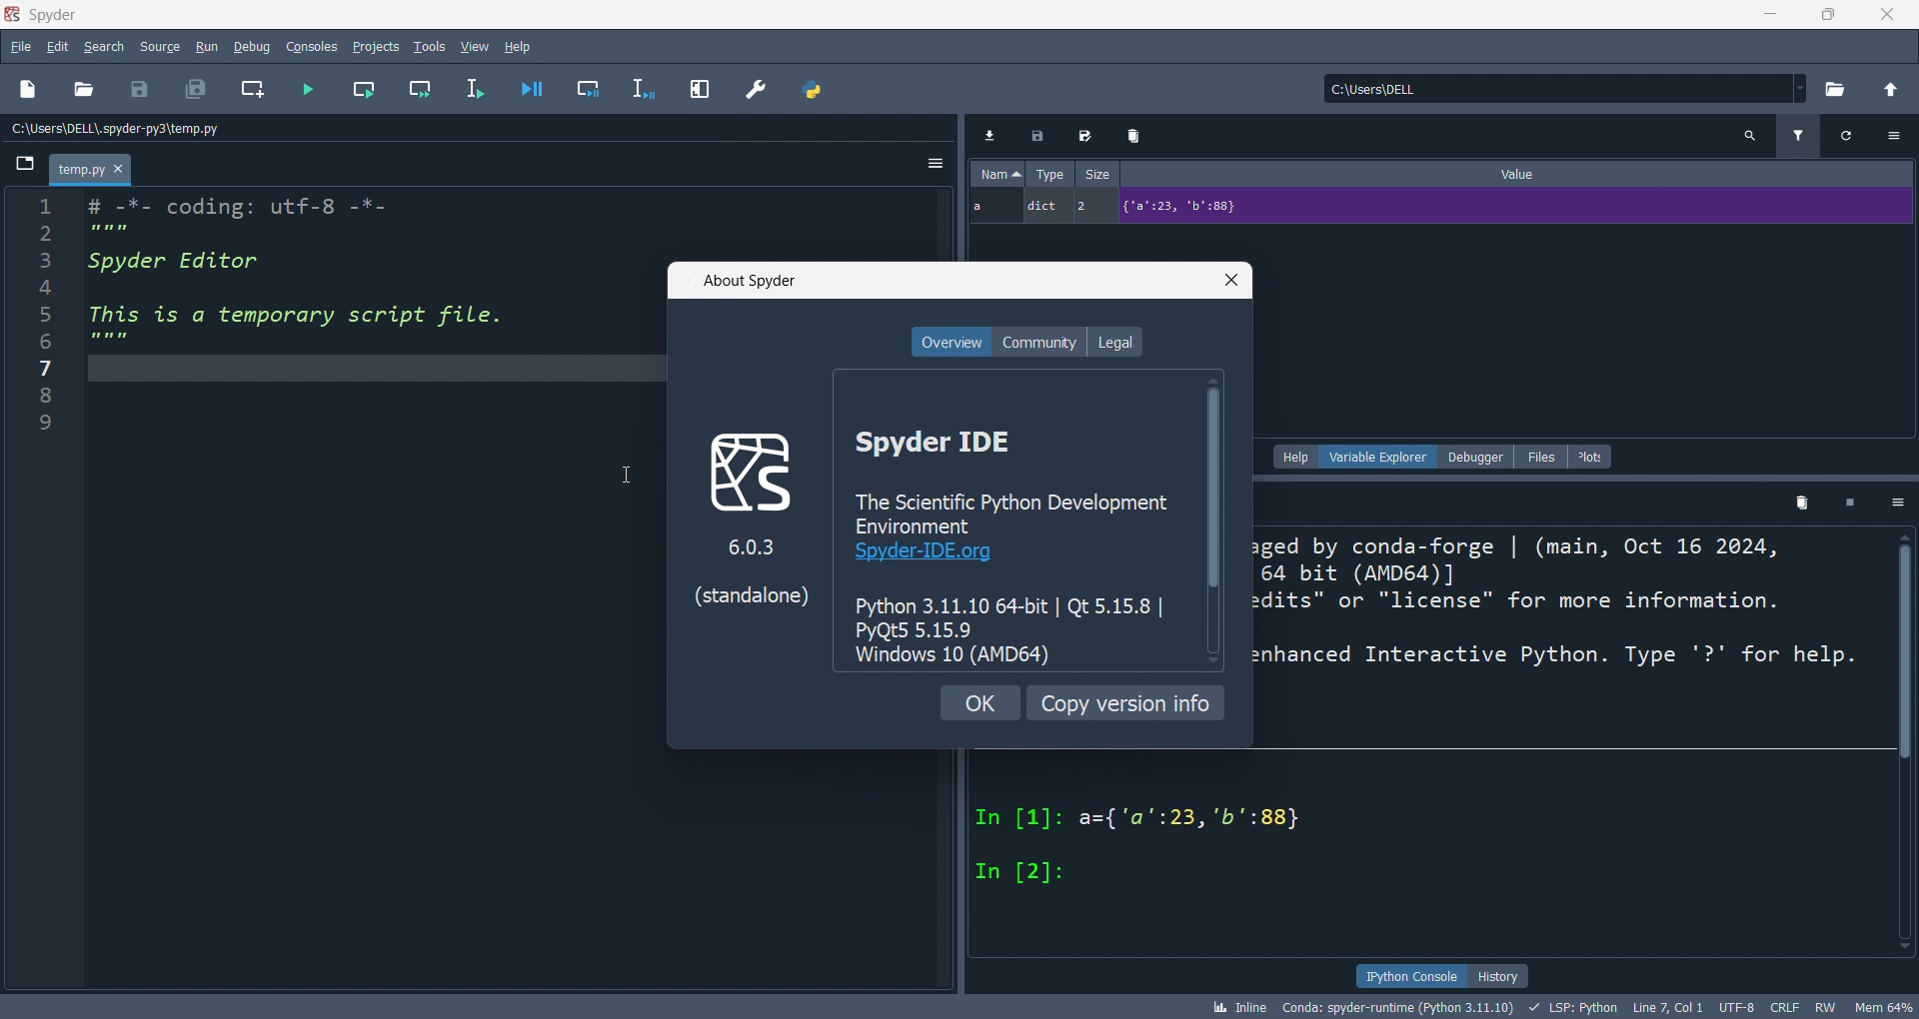  What do you see at coordinates (747, 281) in the screenshot?
I see `about spyder title bat` at bounding box center [747, 281].